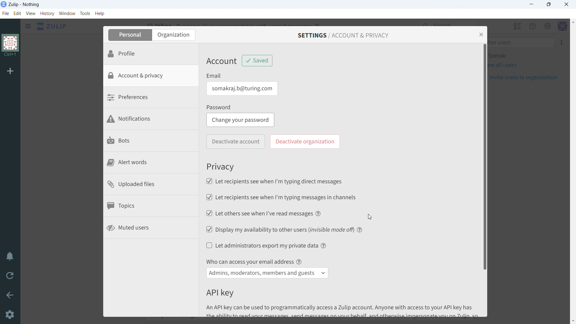  What do you see at coordinates (220, 167) in the screenshot?
I see `Privacy` at bounding box center [220, 167].